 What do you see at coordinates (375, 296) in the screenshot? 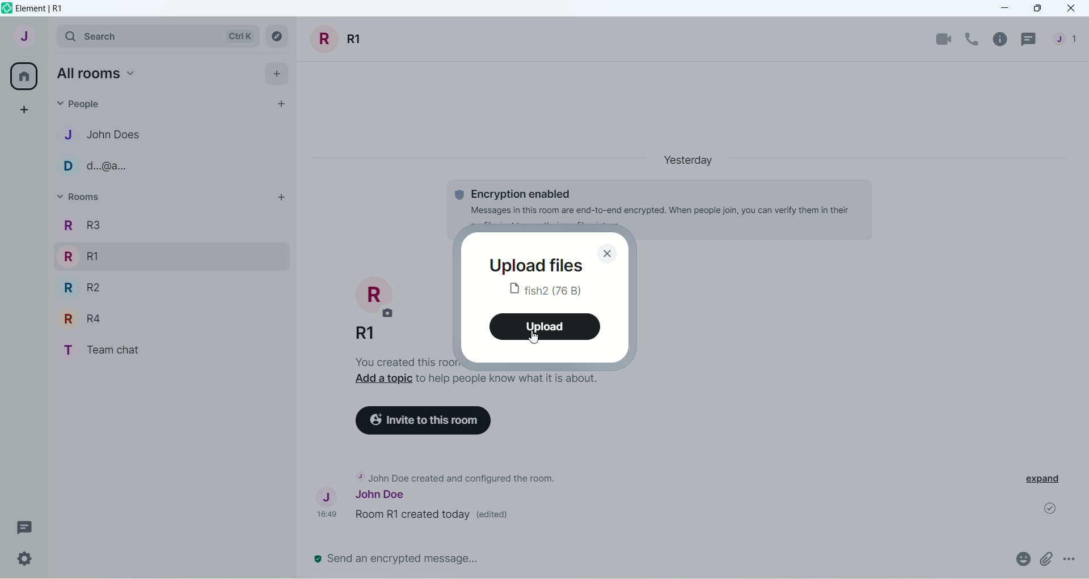
I see `room photo` at bounding box center [375, 296].